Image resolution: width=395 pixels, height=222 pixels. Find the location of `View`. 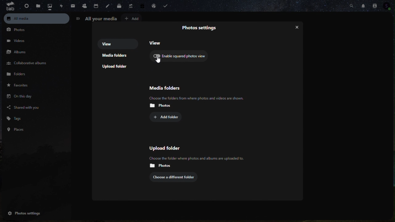

View is located at coordinates (157, 43).